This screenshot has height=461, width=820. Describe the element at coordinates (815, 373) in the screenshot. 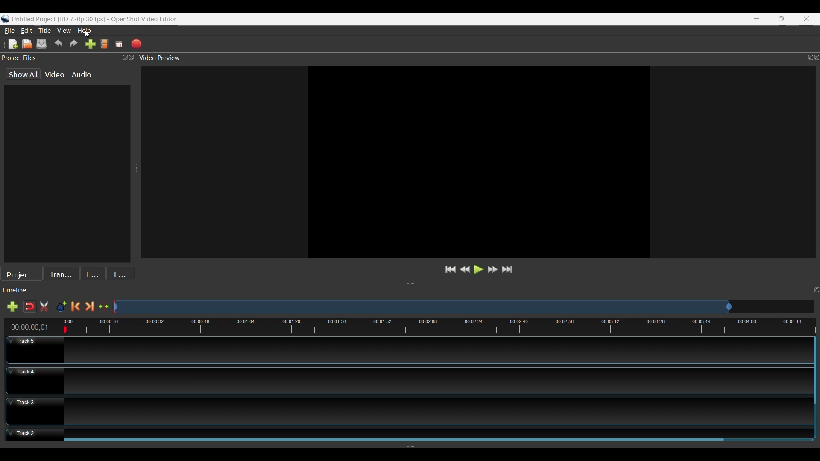

I see `Vertical Scroll bar` at that location.